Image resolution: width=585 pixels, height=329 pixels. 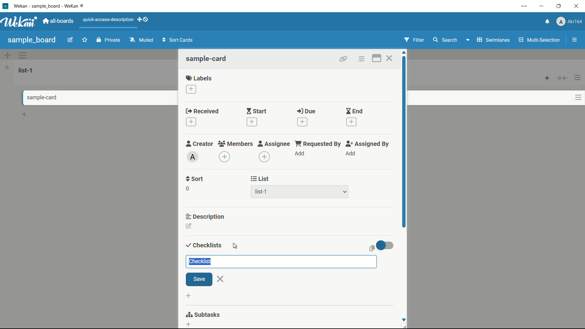 What do you see at coordinates (38, 98) in the screenshot?
I see `card name` at bounding box center [38, 98].